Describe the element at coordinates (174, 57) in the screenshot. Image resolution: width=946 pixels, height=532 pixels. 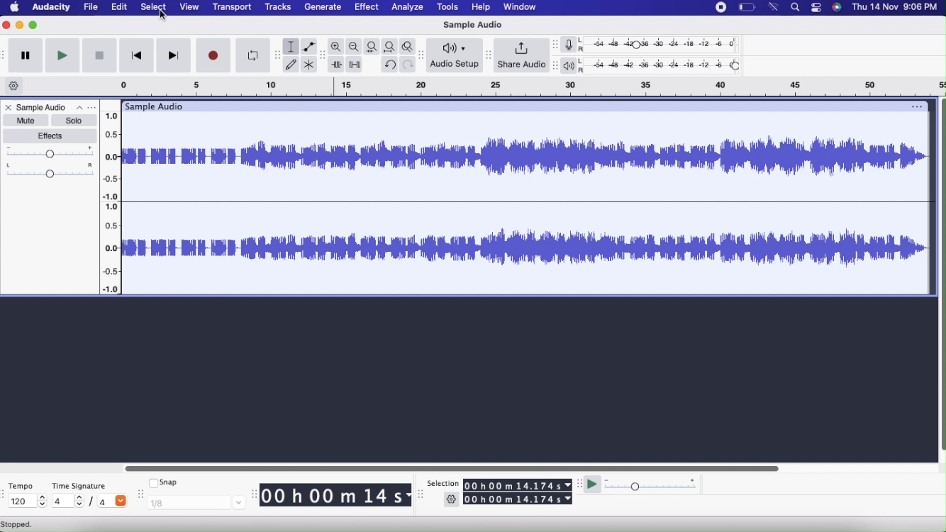
I see `Skip to end` at that location.